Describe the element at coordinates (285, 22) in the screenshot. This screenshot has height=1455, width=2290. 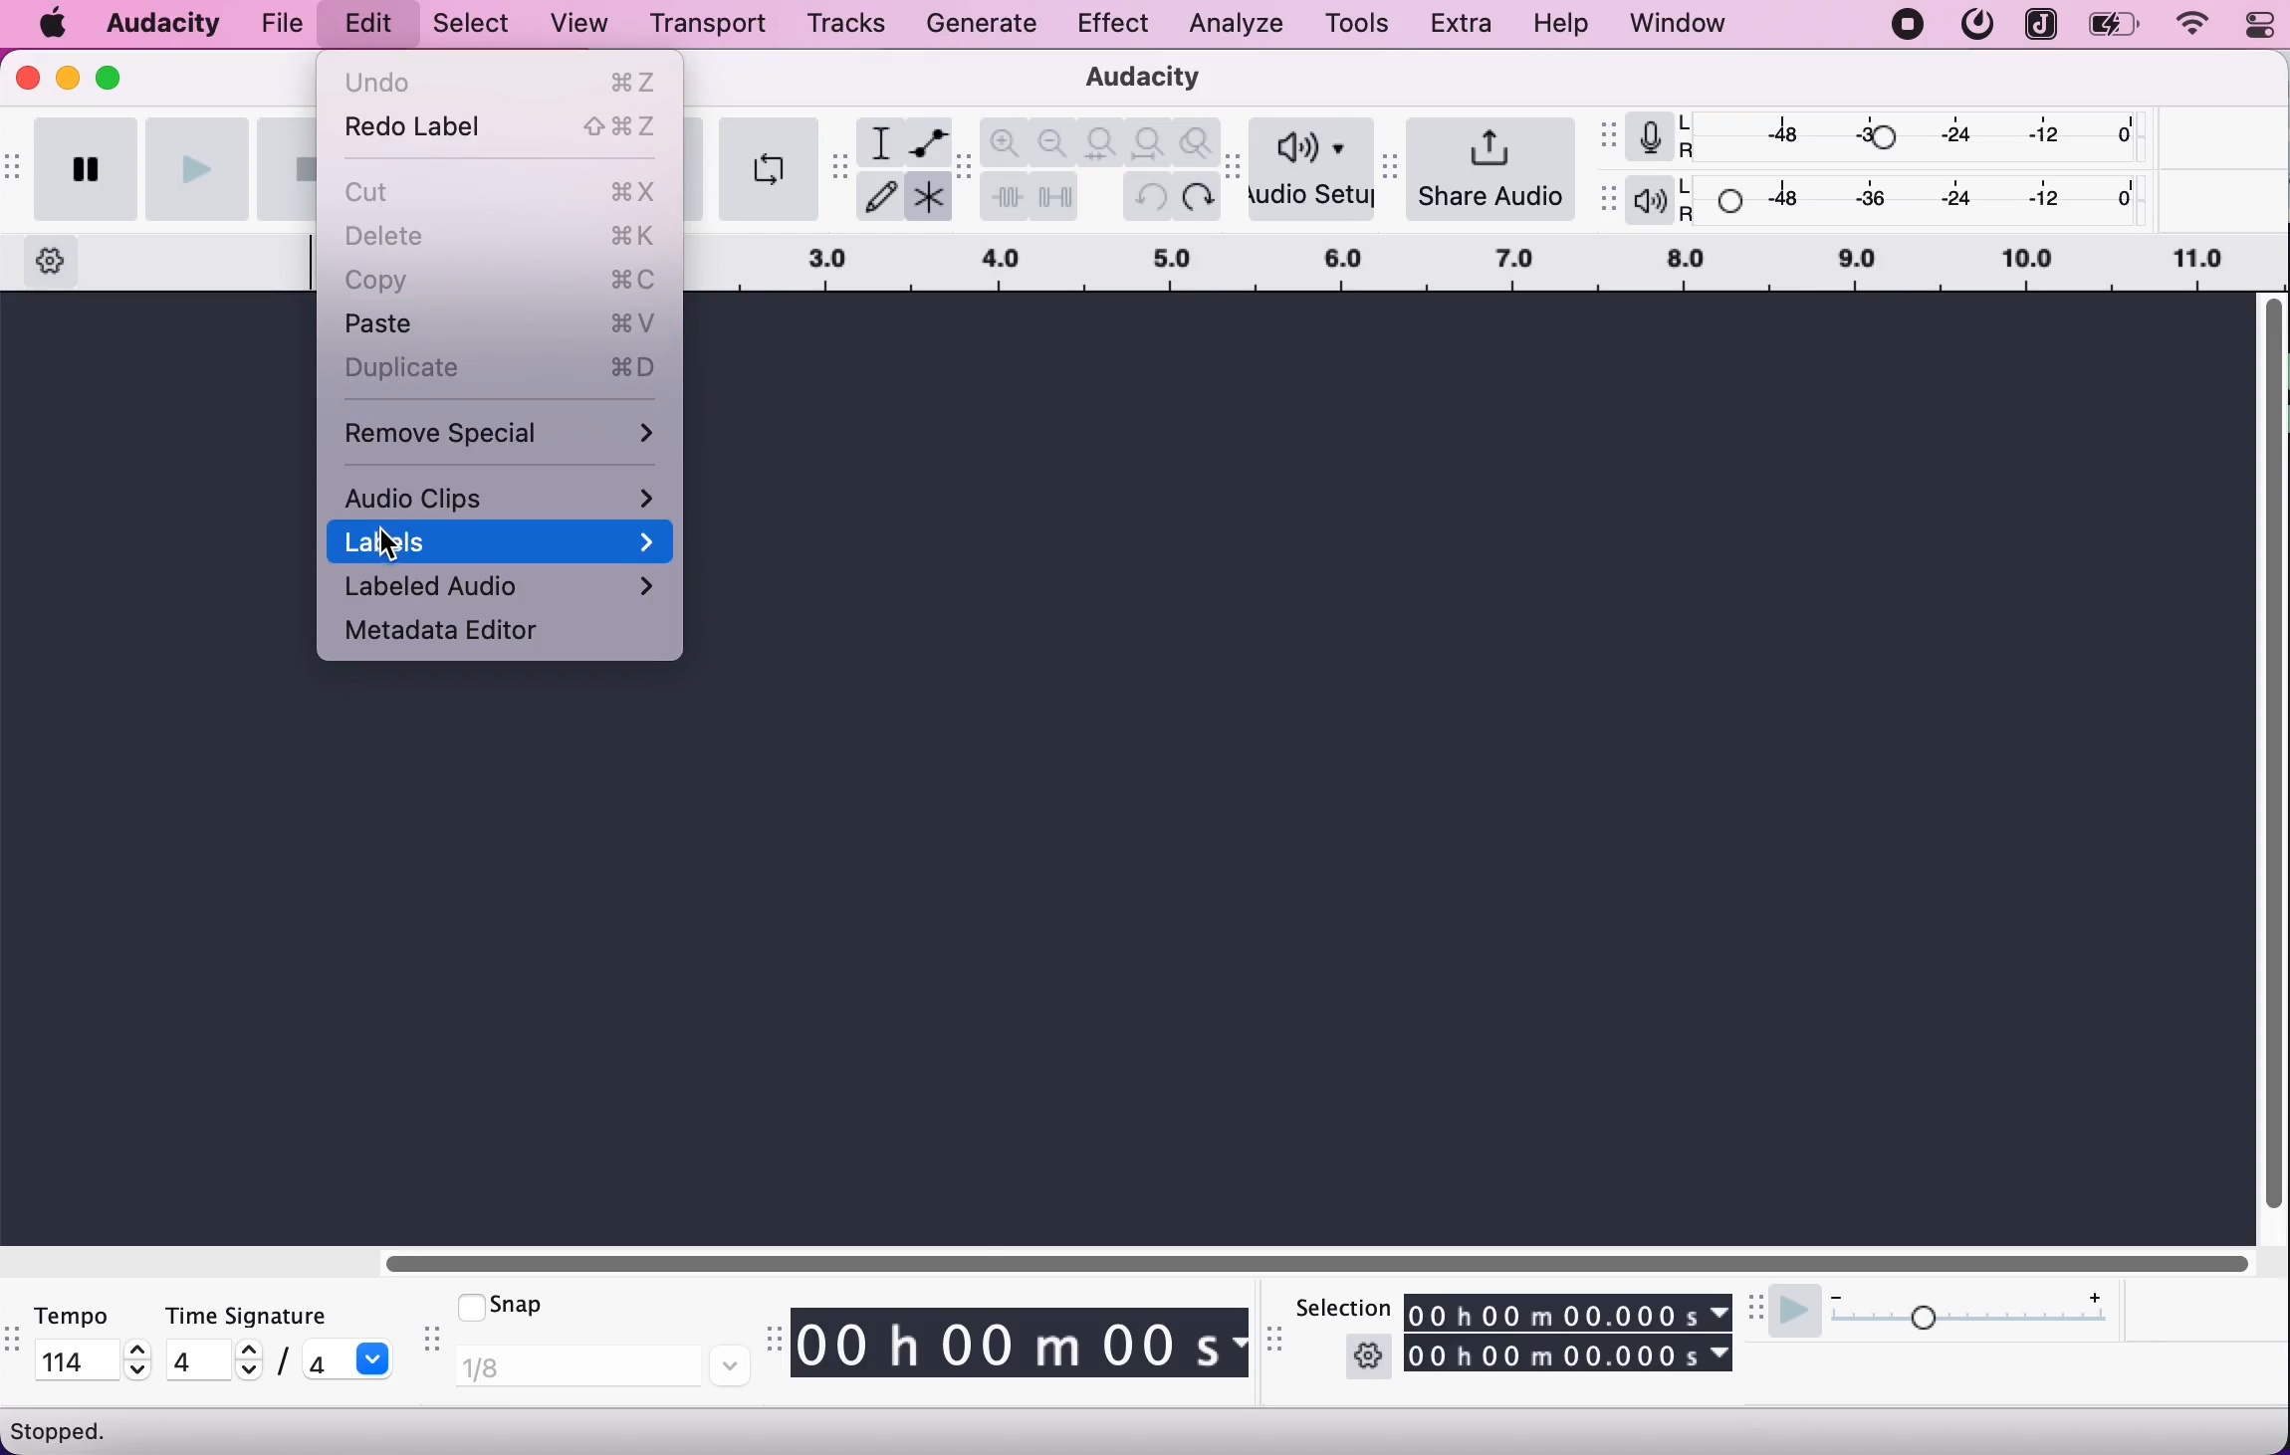
I see `file` at that location.